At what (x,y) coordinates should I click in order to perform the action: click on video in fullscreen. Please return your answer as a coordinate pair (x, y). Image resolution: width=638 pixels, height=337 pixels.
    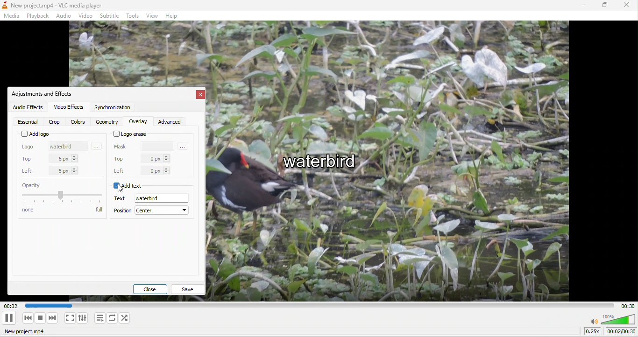
    Looking at the image, I should click on (70, 319).